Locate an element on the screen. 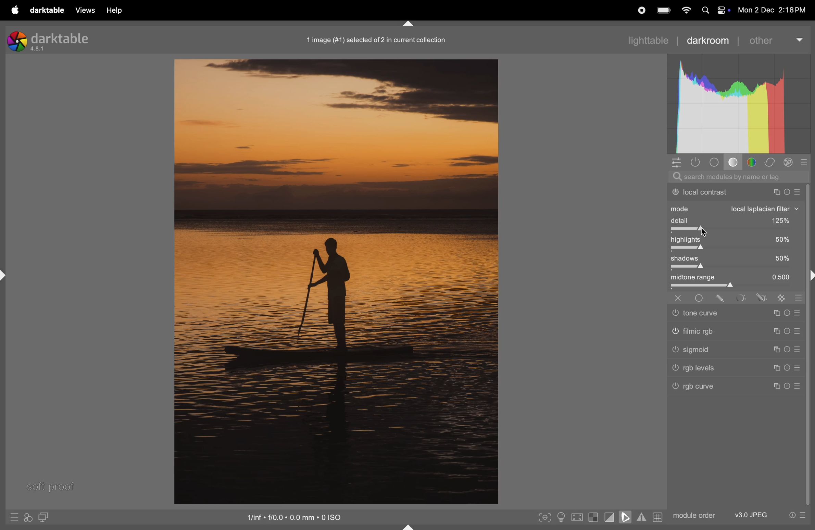 The width and height of the screenshot is (815, 530). sign is located at coordinates (778, 330).